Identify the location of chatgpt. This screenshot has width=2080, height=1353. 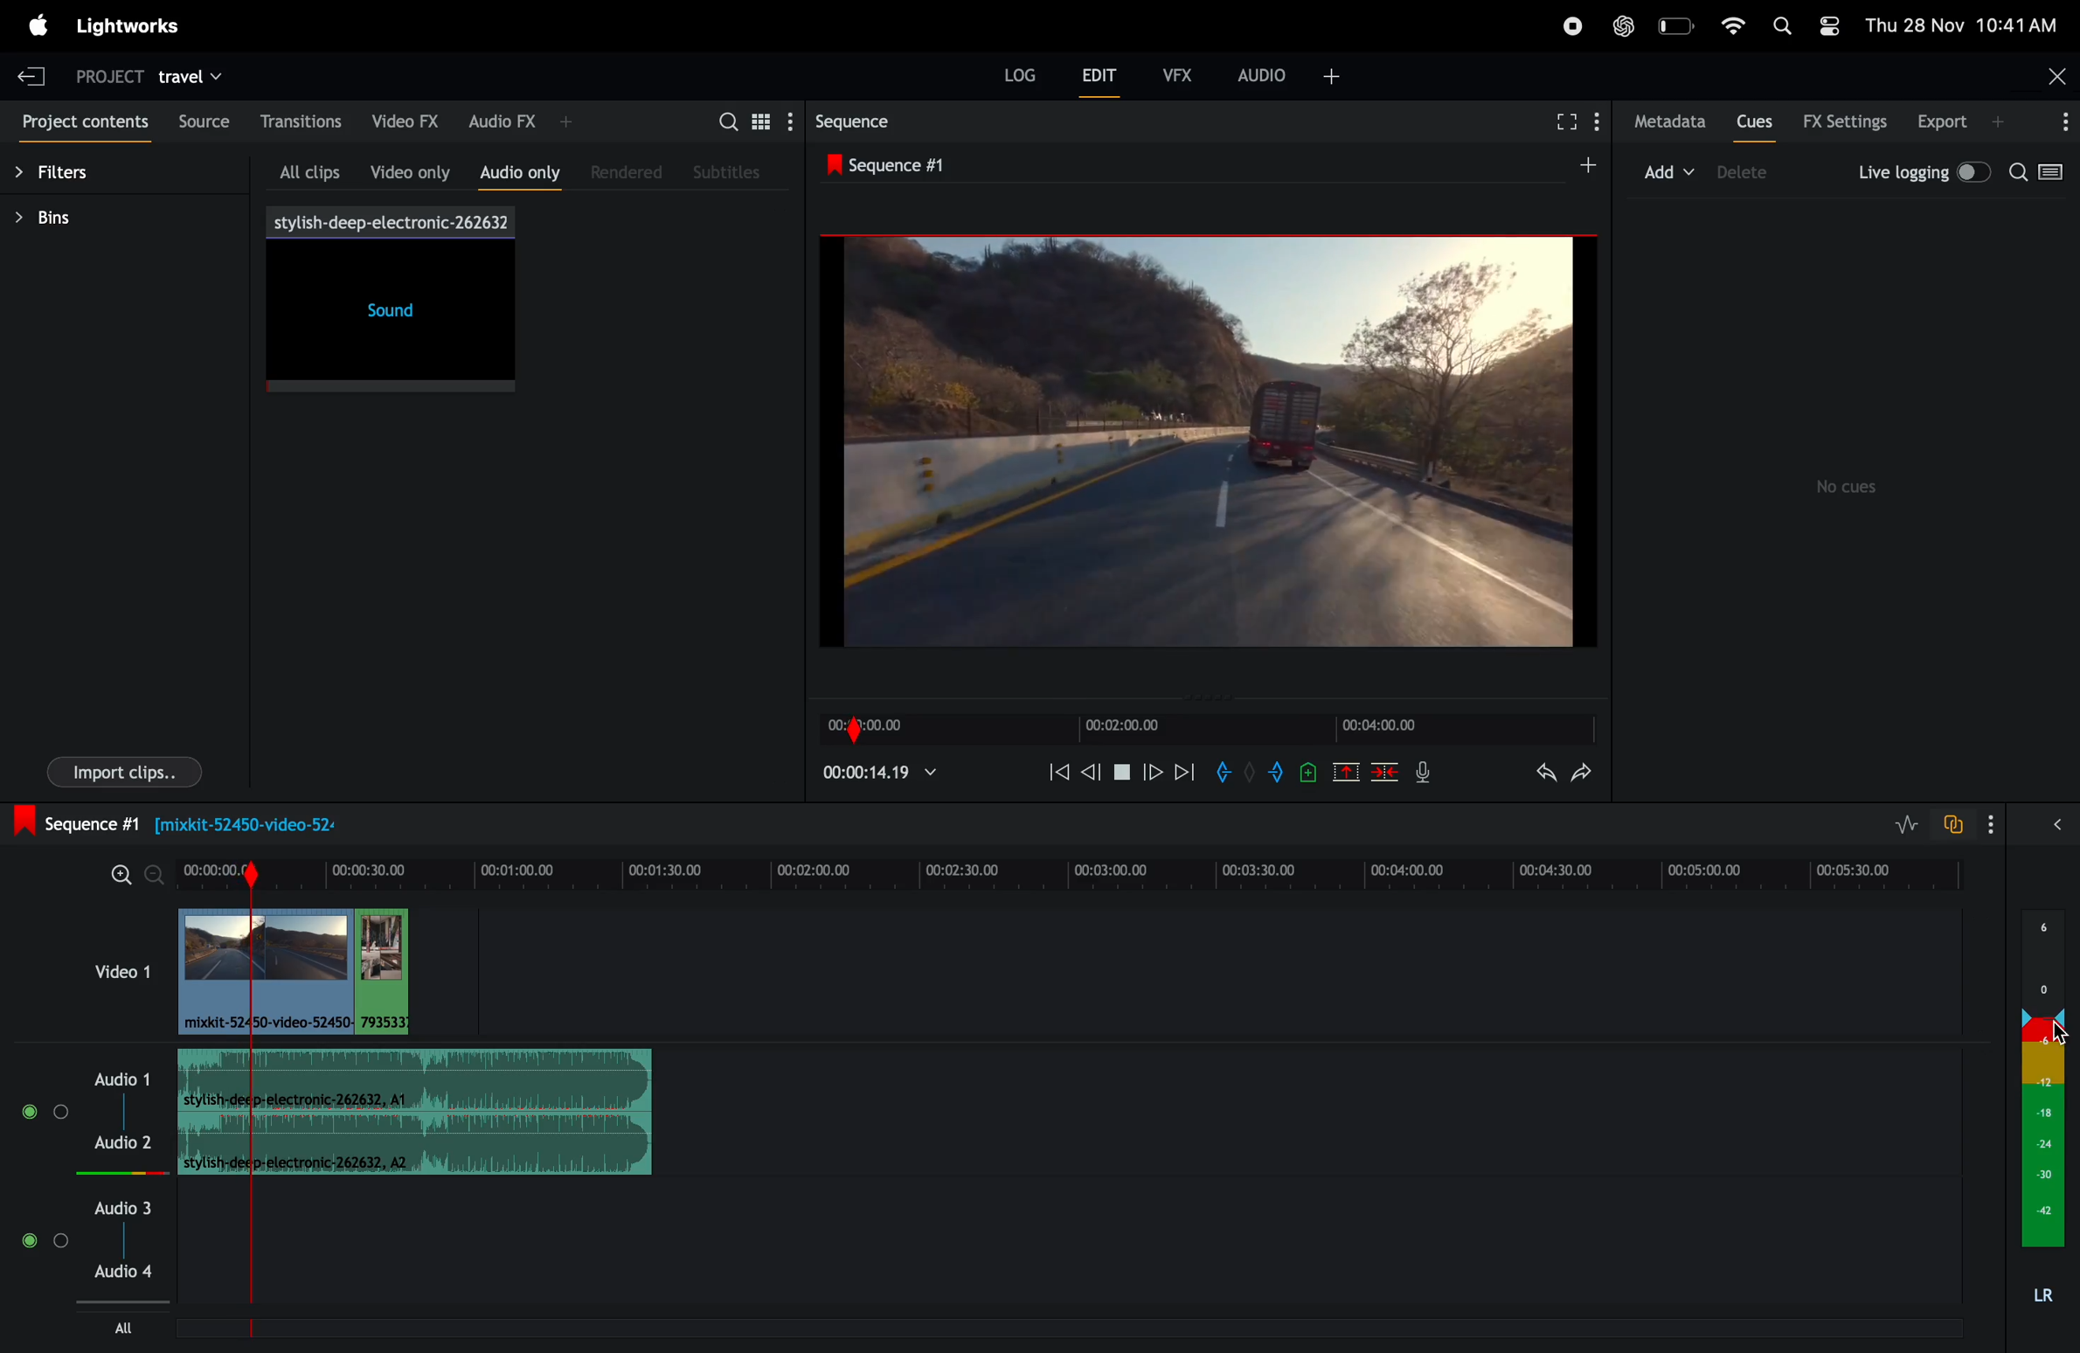
(1621, 24).